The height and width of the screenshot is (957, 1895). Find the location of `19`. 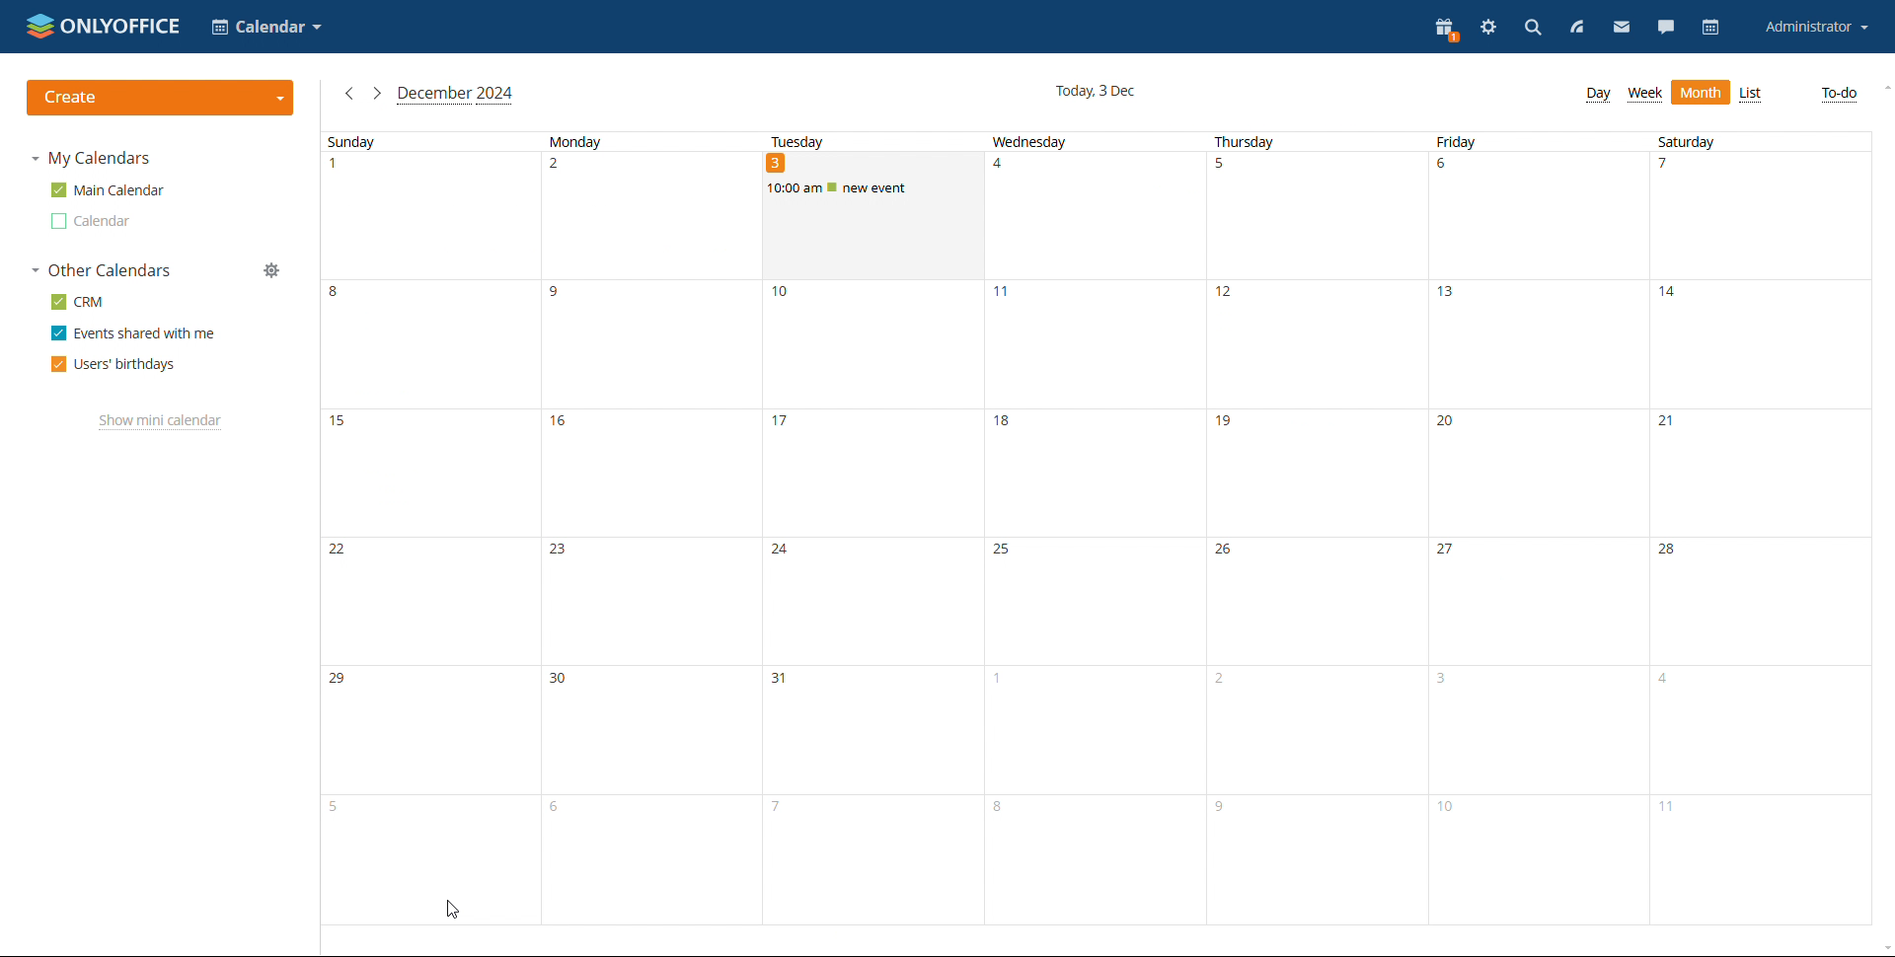

19 is located at coordinates (1317, 473).